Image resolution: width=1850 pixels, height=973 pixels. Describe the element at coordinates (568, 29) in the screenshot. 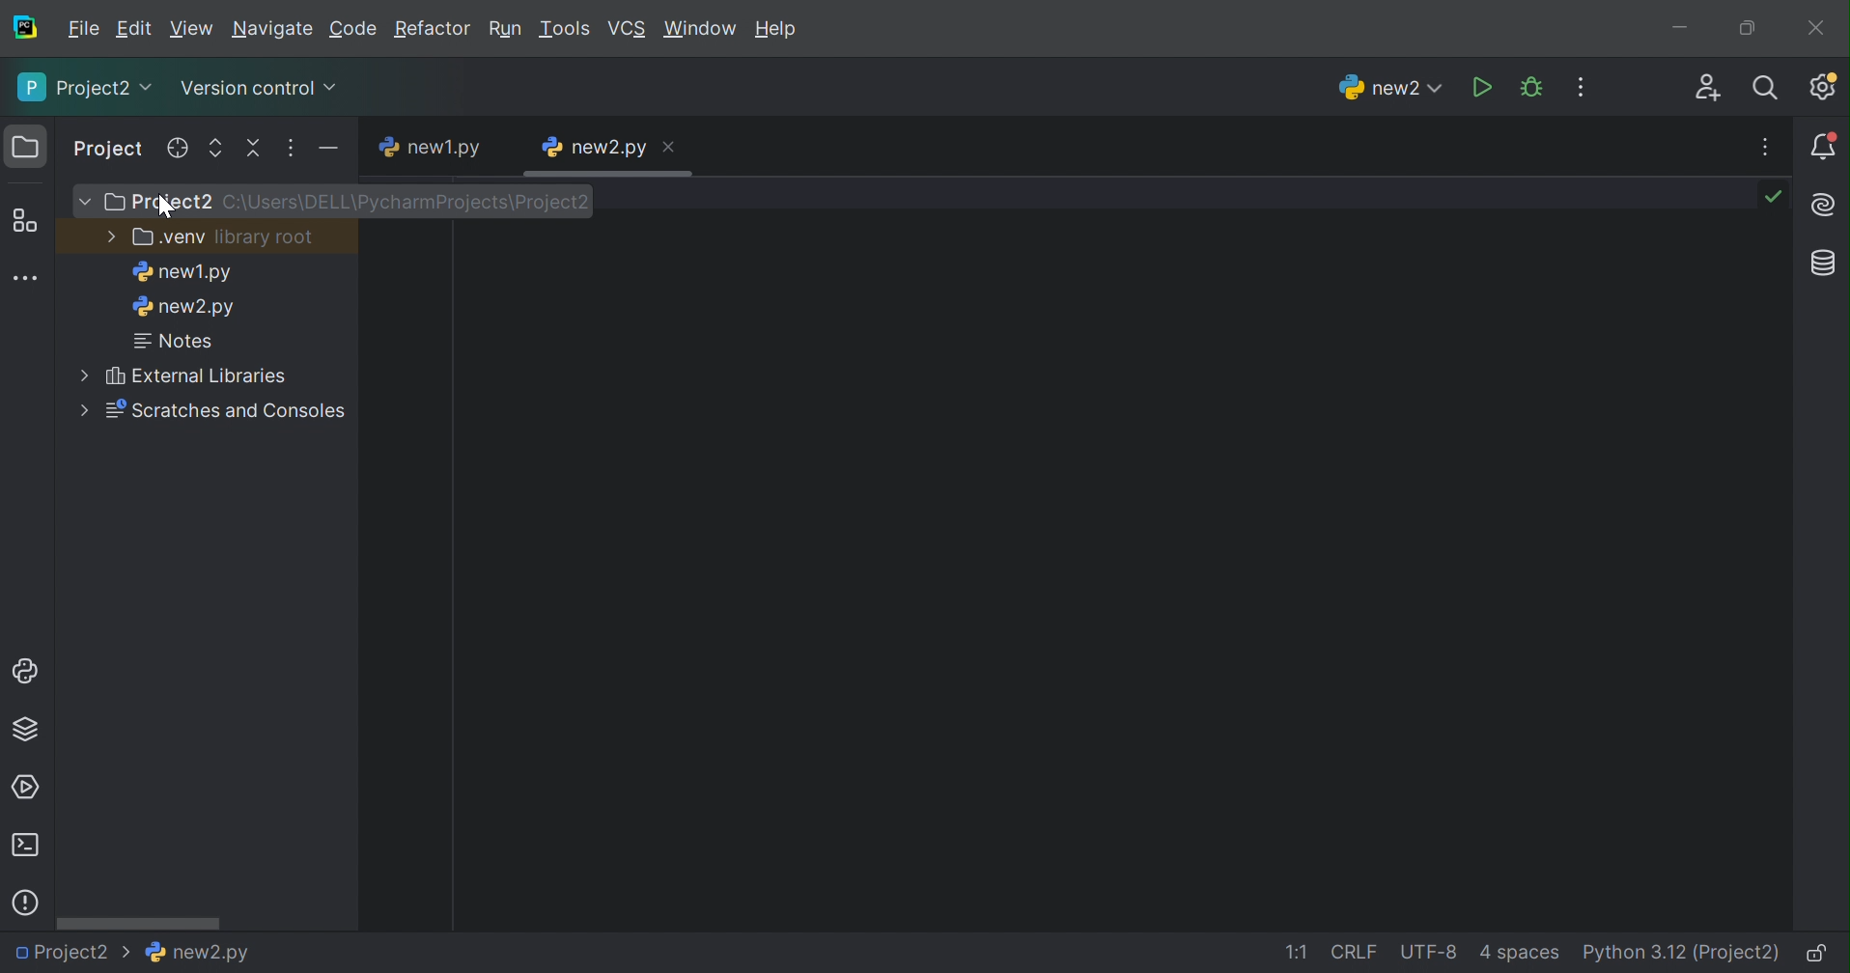

I see `Tools` at that location.